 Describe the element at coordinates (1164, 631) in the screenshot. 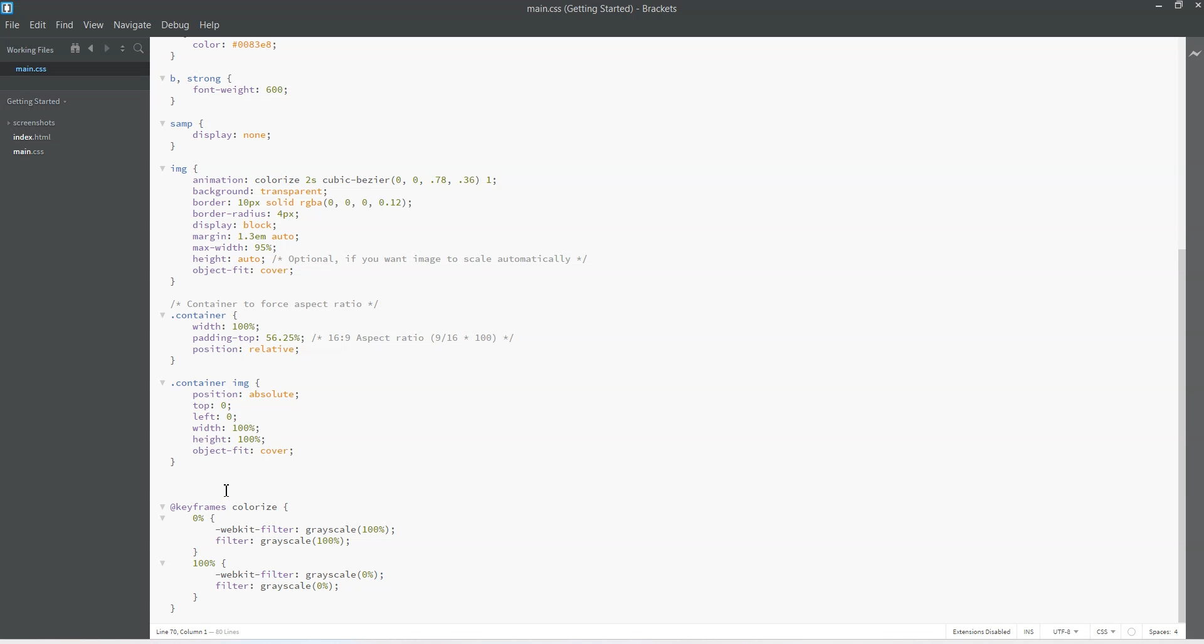

I see `Spaces: 4` at that location.